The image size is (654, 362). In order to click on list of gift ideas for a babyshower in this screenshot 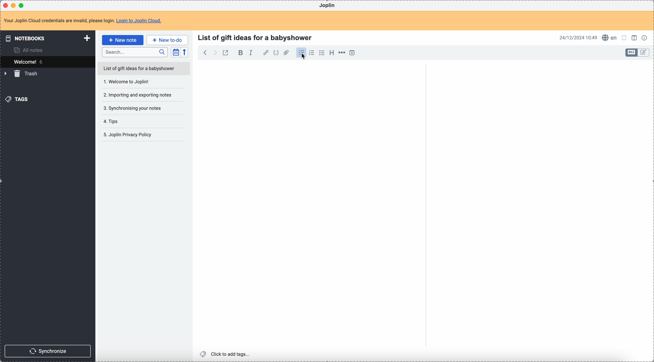, I will do `click(144, 69)`.